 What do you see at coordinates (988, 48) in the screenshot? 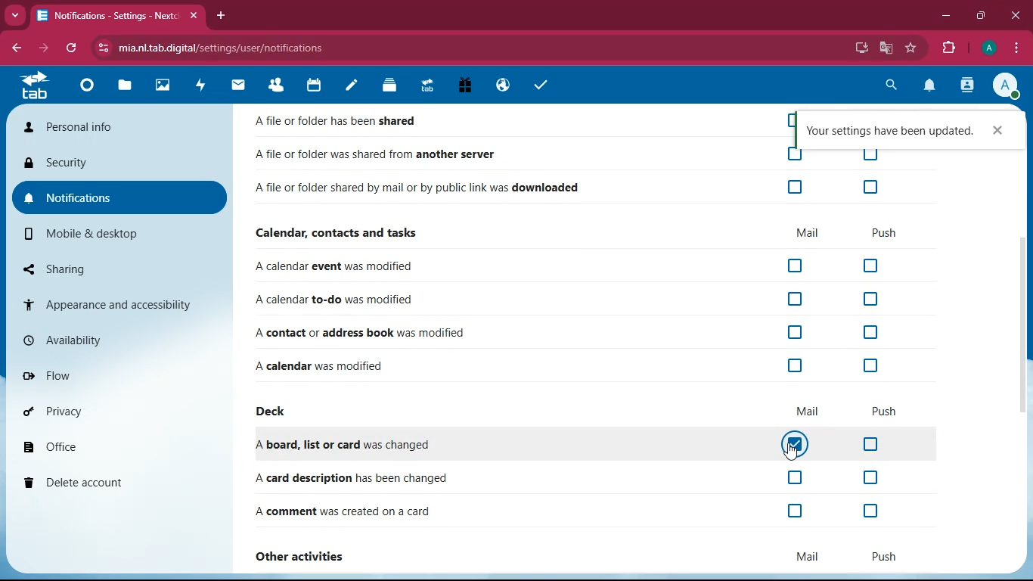
I see `Account` at bounding box center [988, 48].